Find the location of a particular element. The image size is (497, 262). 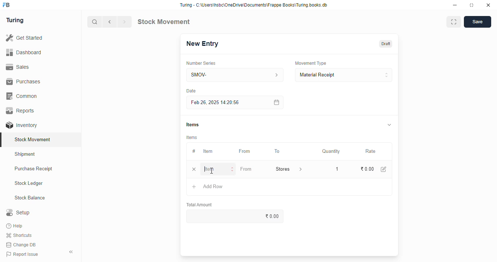

get started is located at coordinates (25, 38).